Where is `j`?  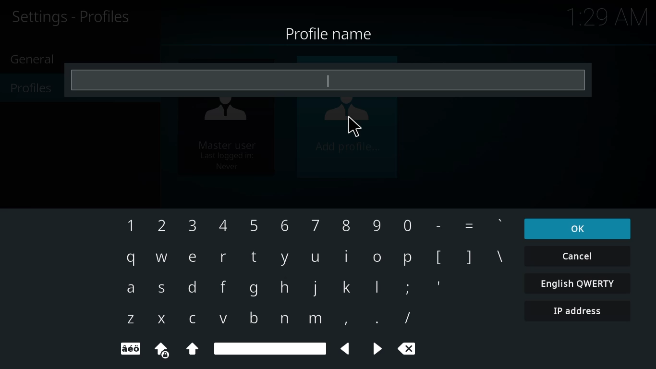
j is located at coordinates (317, 288).